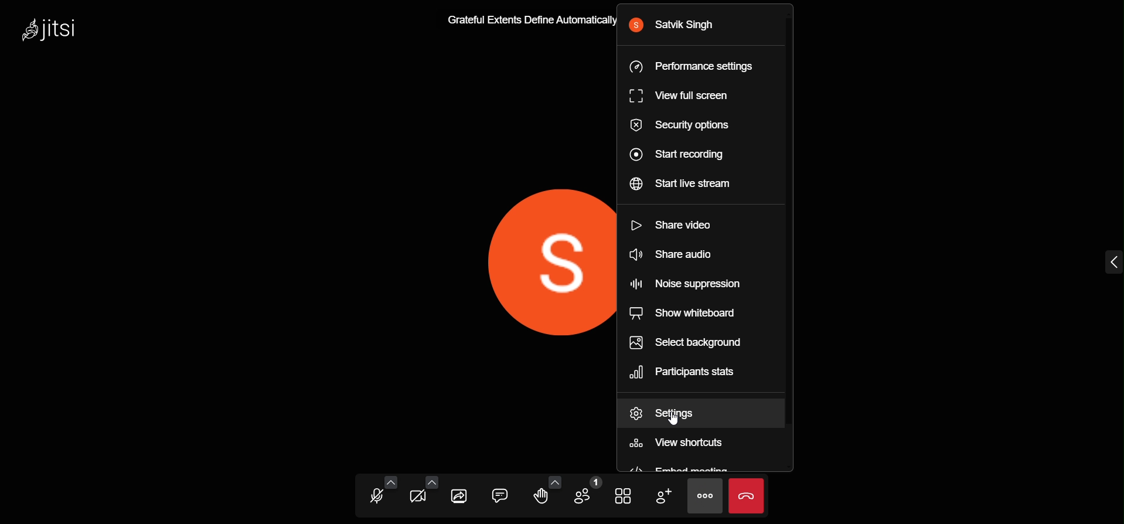  Describe the element at coordinates (626, 496) in the screenshot. I see `tile view` at that location.